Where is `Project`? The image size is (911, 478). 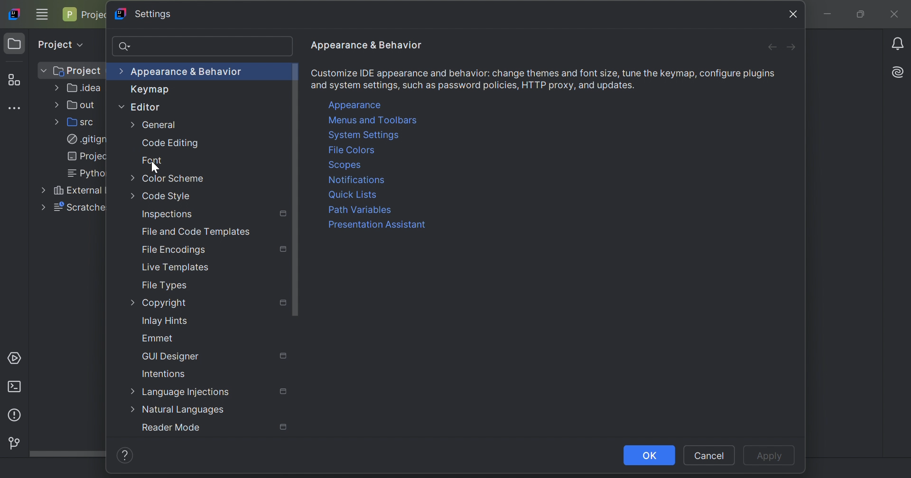
Project is located at coordinates (70, 71).